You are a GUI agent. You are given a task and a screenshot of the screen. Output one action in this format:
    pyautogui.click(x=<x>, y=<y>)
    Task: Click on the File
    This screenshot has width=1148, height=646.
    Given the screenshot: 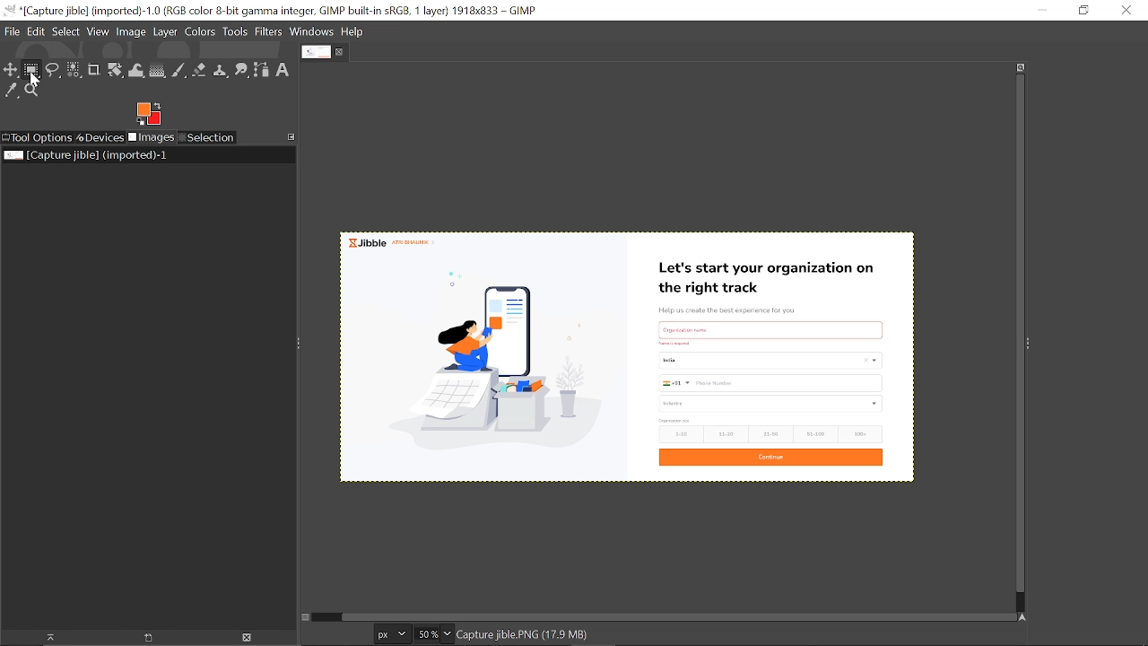 What is the action you would take?
    pyautogui.click(x=11, y=33)
    